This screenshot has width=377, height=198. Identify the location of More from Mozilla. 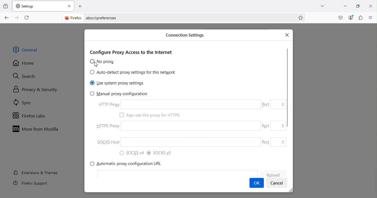
(37, 130).